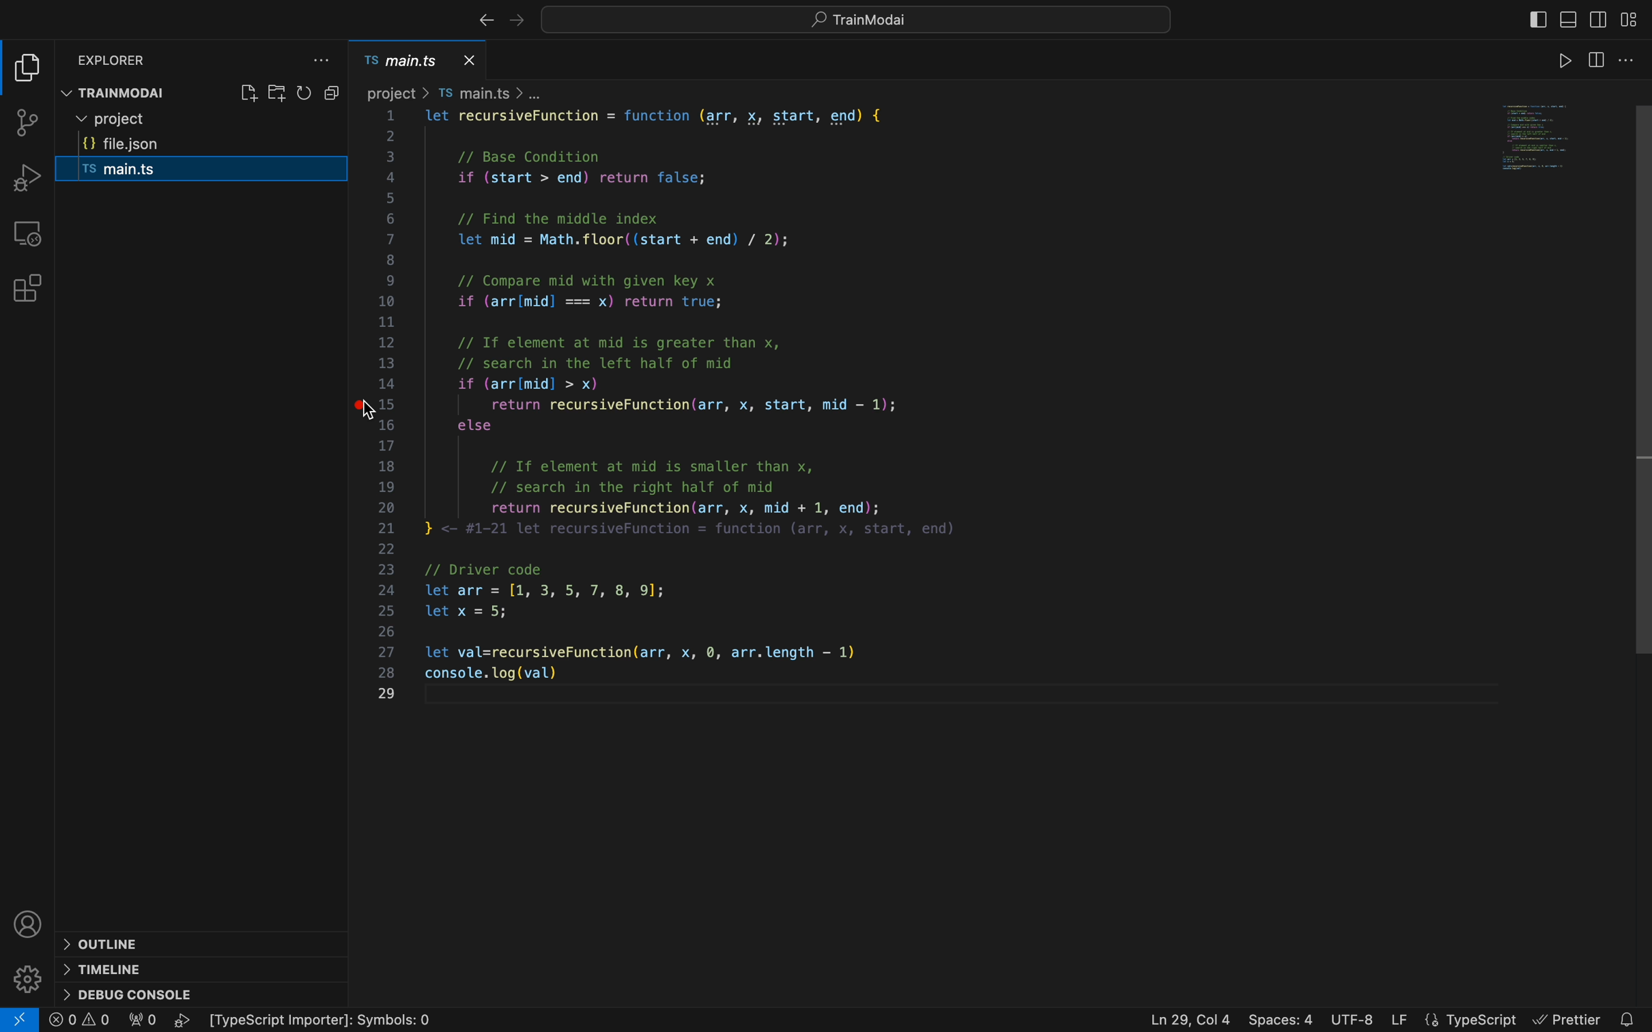  Describe the element at coordinates (31, 69) in the screenshot. I see `file explorer ` at that location.